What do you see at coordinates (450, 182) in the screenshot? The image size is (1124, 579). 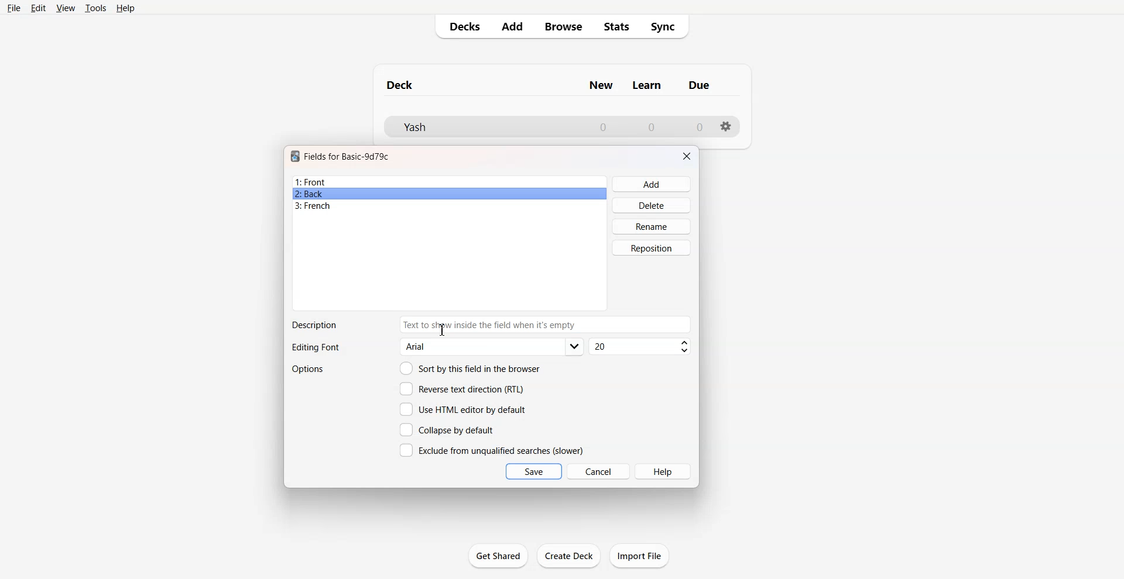 I see `Front` at bounding box center [450, 182].